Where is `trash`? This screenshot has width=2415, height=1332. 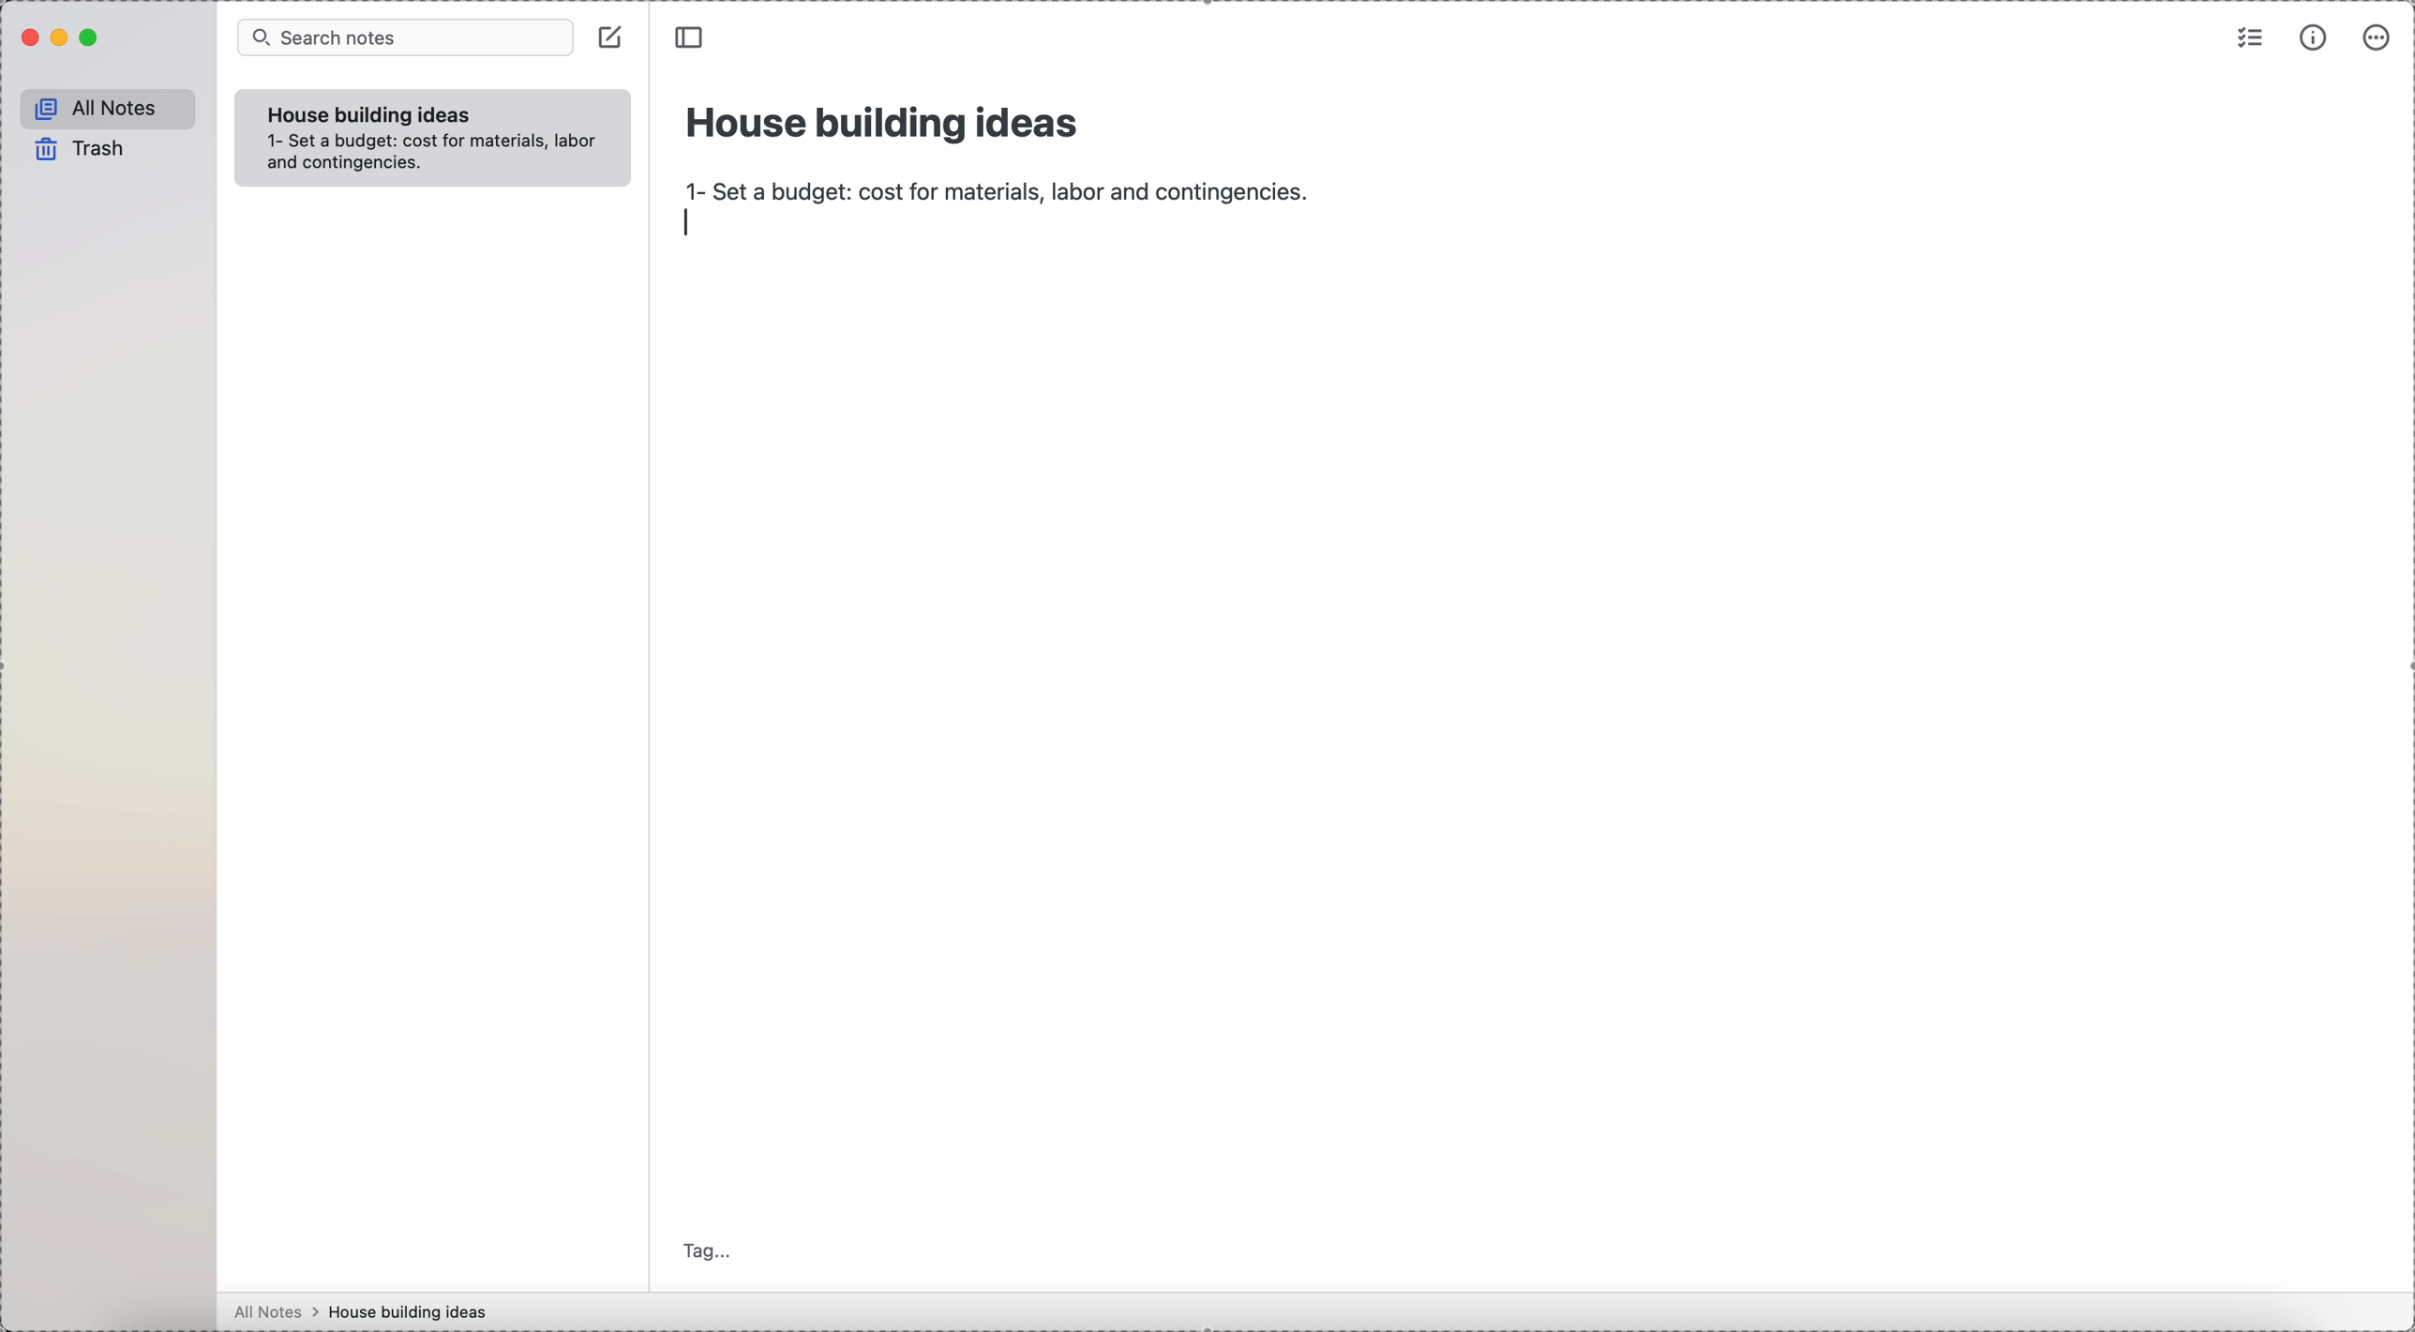 trash is located at coordinates (77, 150).